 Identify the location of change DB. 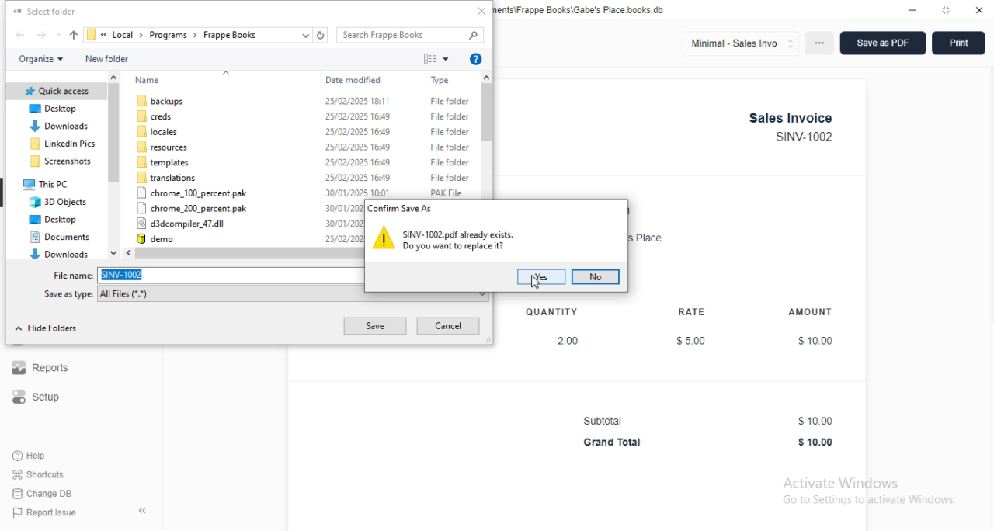
(42, 494).